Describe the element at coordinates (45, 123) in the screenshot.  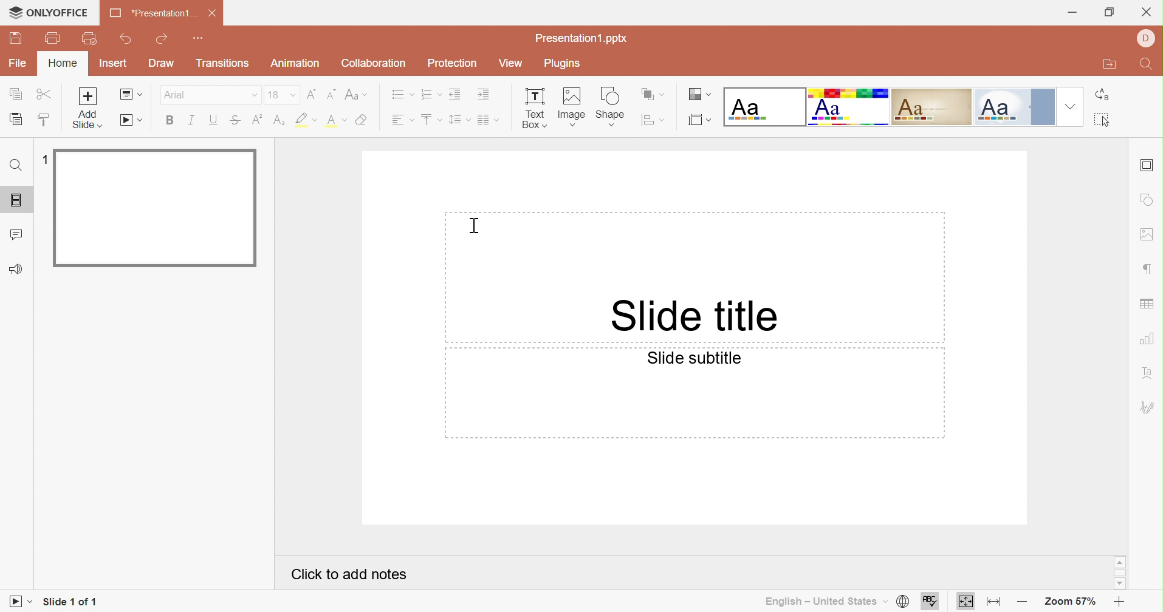
I see `Copy style` at that location.